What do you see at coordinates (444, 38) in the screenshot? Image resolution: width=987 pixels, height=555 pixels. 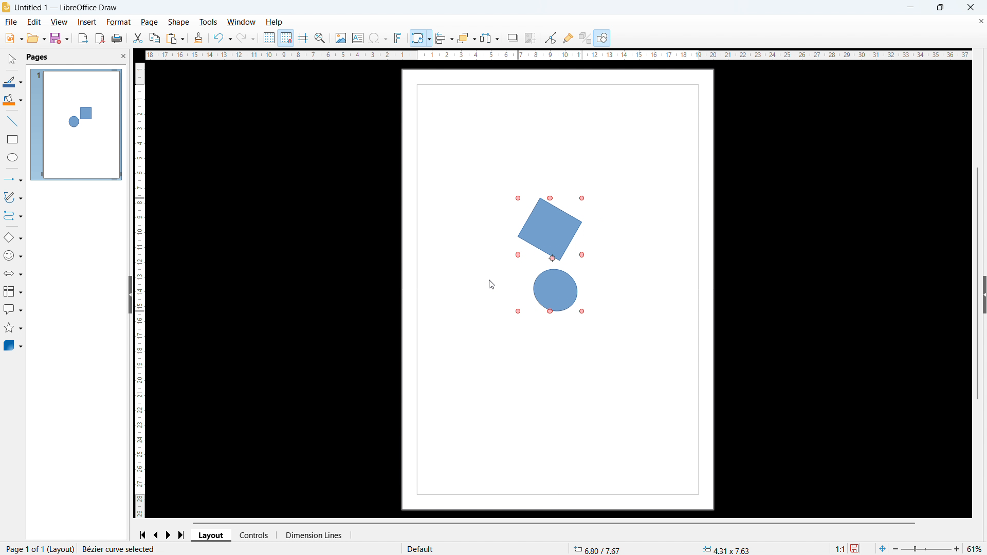 I see `align ` at bounding box center [444, 38].